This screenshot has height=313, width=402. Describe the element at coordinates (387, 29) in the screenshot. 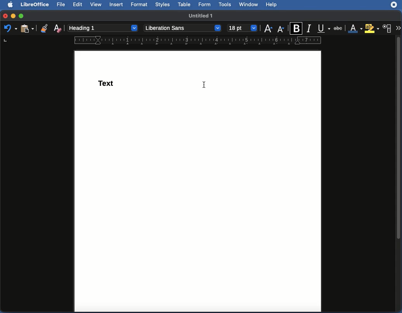

I see `Character` at that location.